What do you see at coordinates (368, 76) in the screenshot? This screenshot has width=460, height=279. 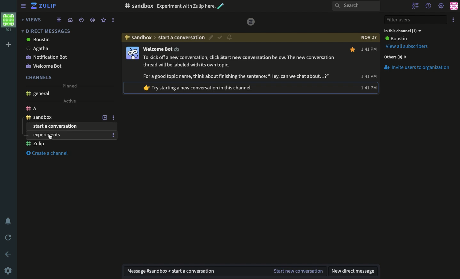 I see `time` at bounding box center [368, 76].